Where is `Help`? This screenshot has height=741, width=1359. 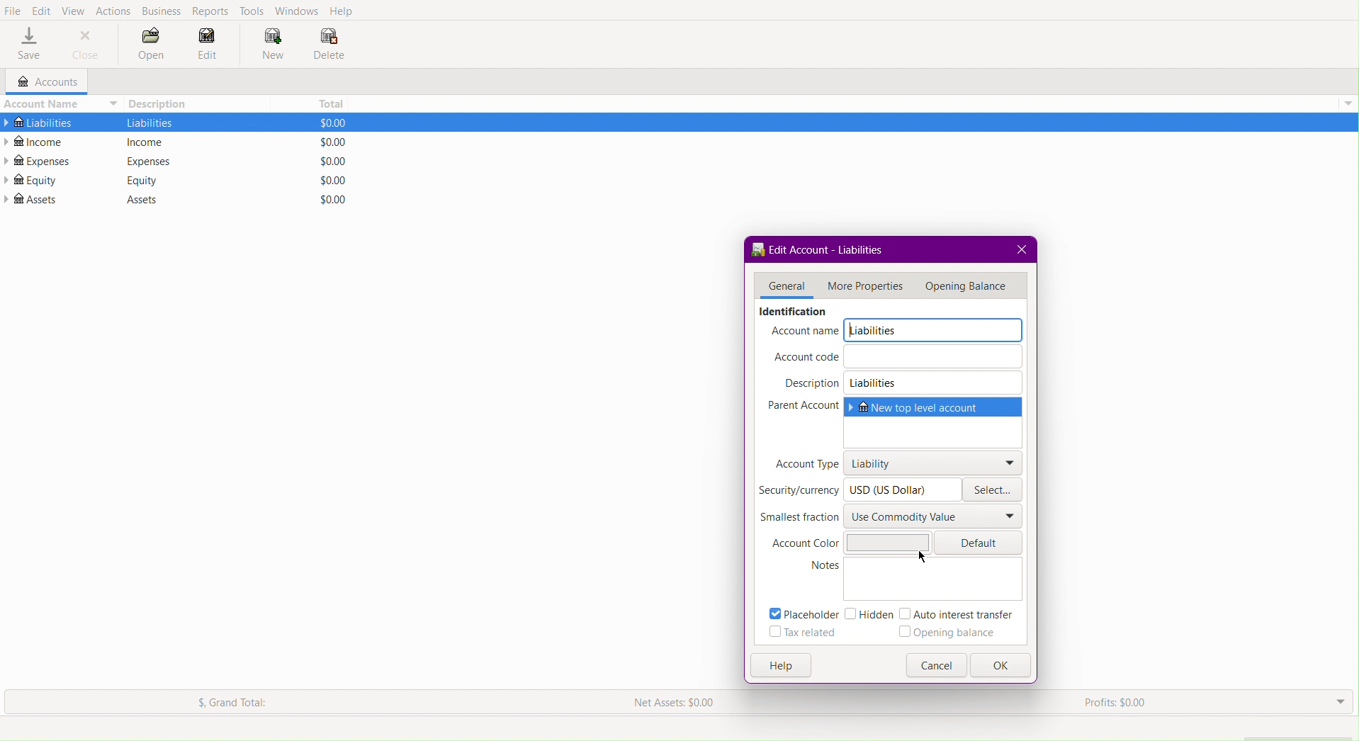 Help is located at coordinates (344, 11).